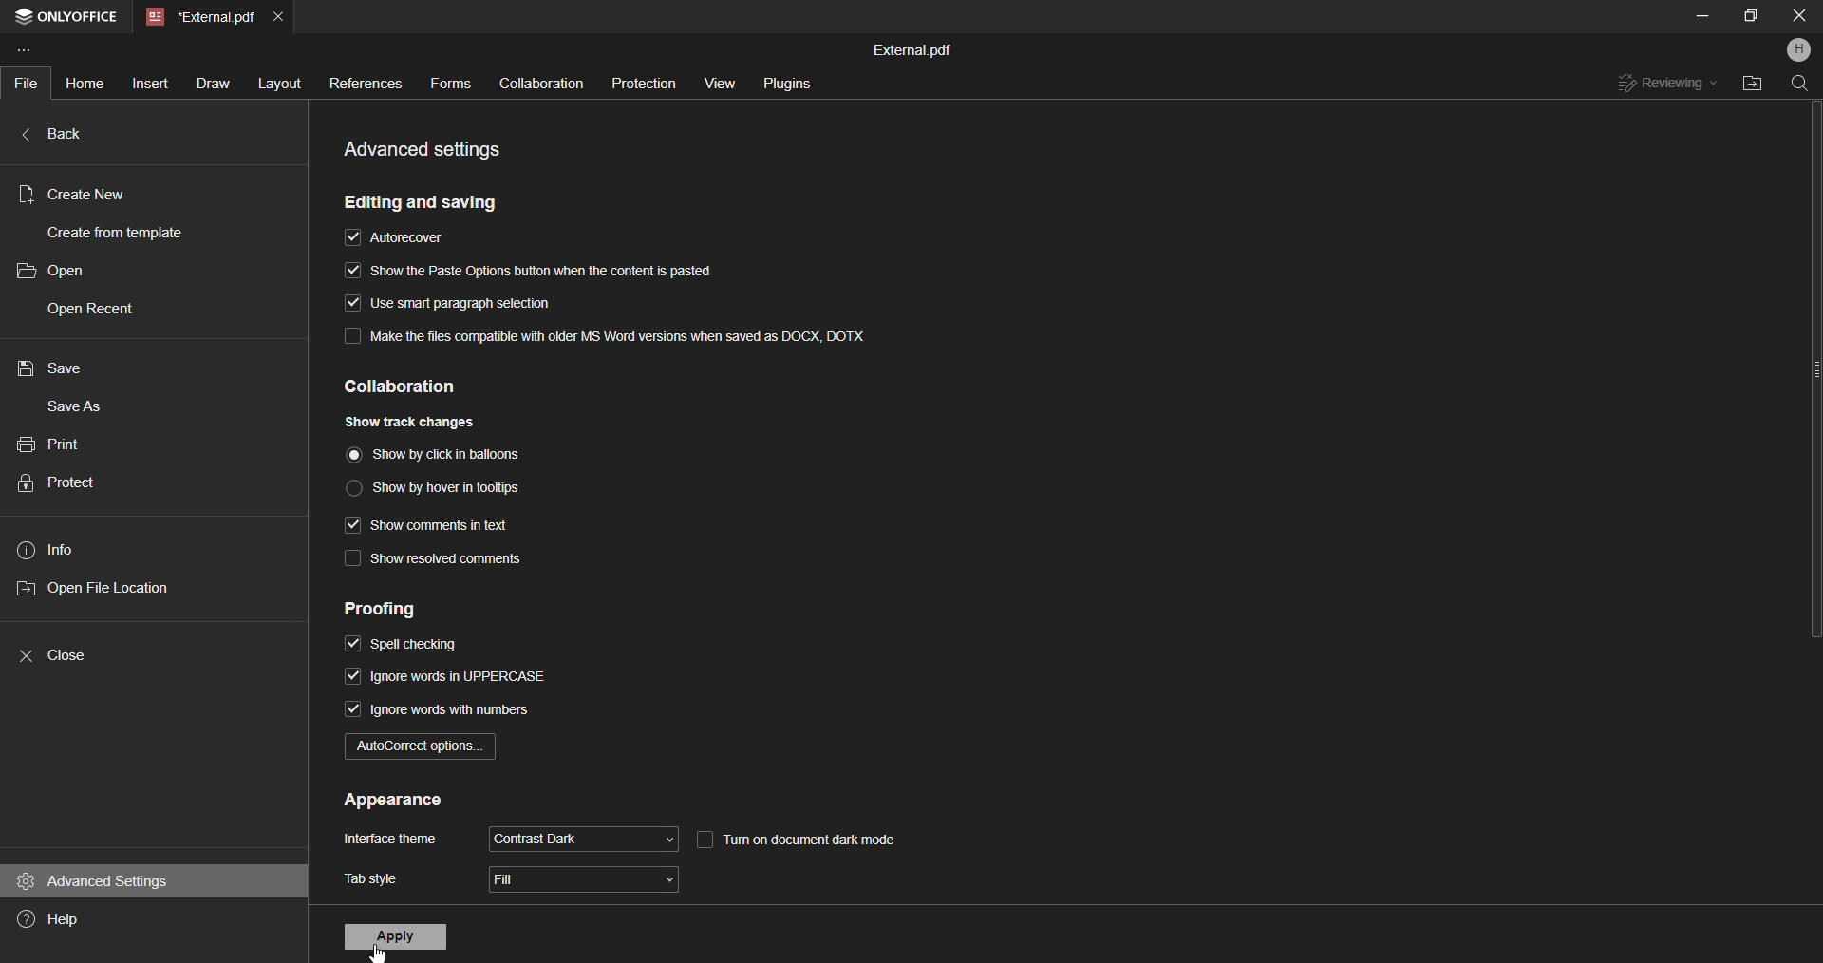 The image size is (1823, 963). Describe the element at coordinates (444, 453) in the screenshot. I see `show by click in ballons` at that location.